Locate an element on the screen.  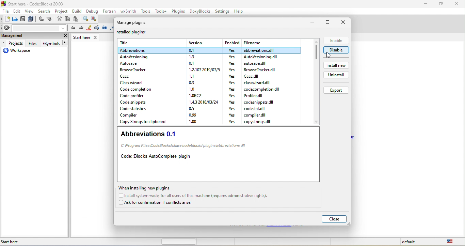
browse tracker is located at coordinates (137, 70).